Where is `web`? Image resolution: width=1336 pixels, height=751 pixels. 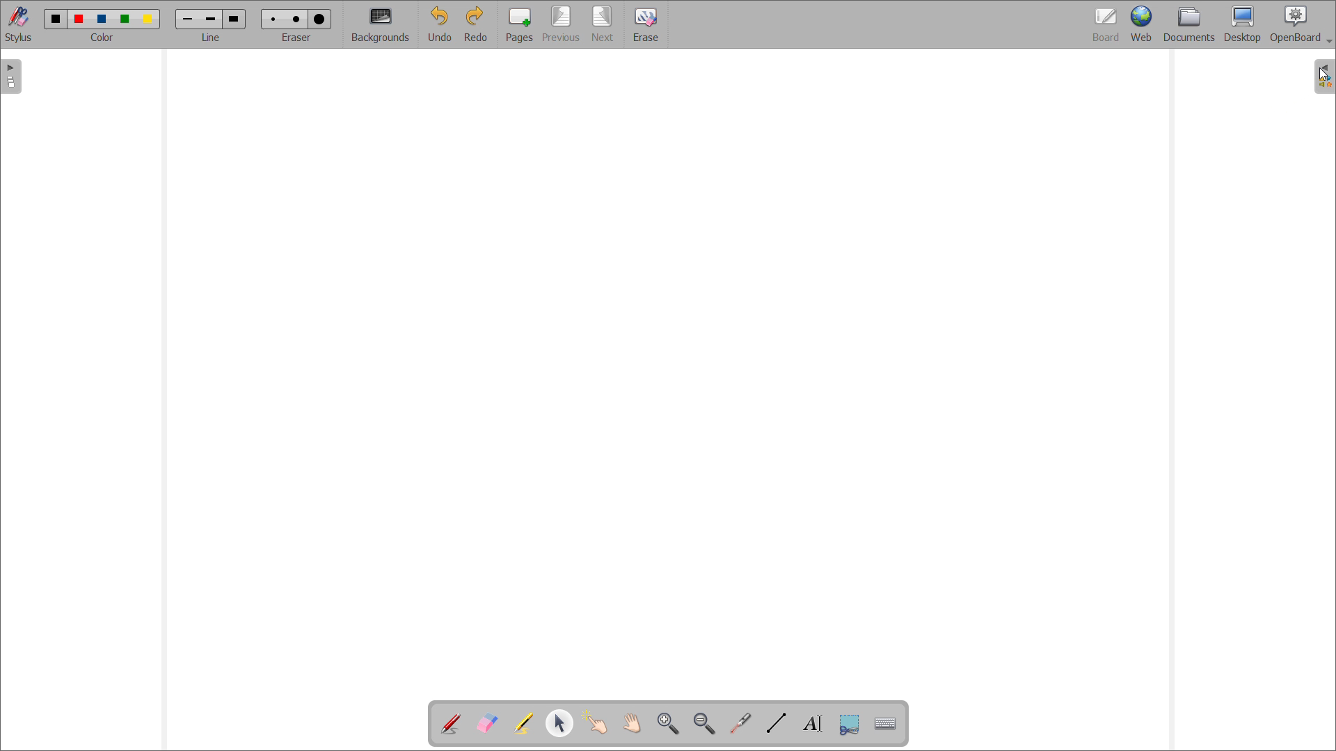 web is located at coordinates (1143, 24).